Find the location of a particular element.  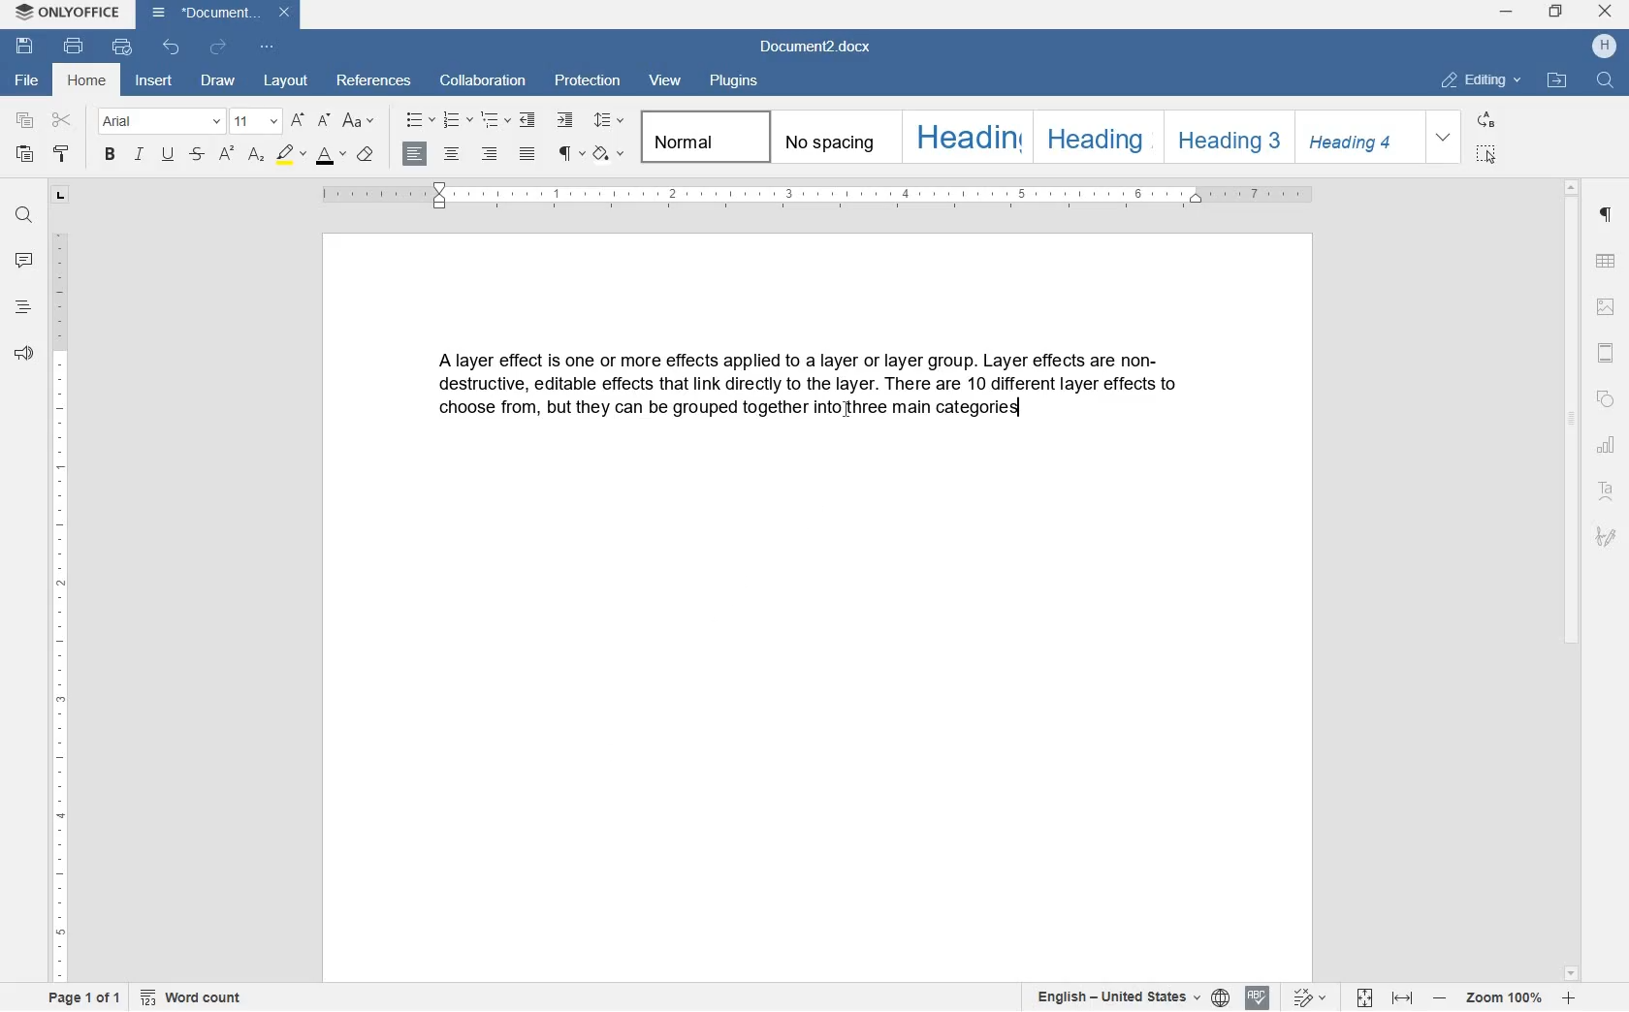

plugins is located at coordinates (733, 81).